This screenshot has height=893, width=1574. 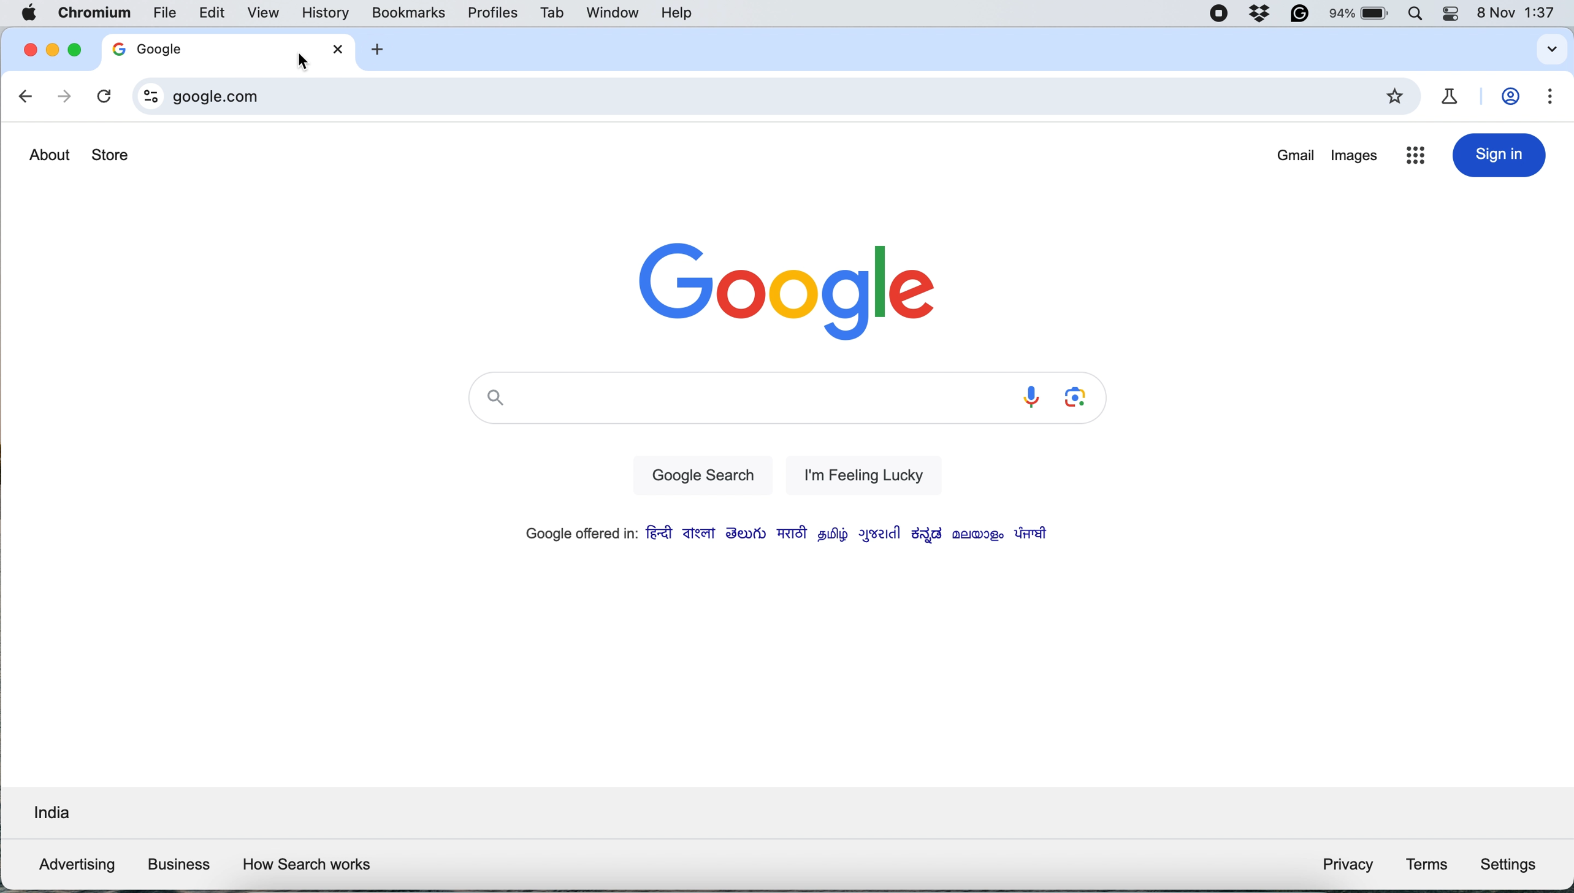 I want to click on view site information, so click(x=147, y=96).